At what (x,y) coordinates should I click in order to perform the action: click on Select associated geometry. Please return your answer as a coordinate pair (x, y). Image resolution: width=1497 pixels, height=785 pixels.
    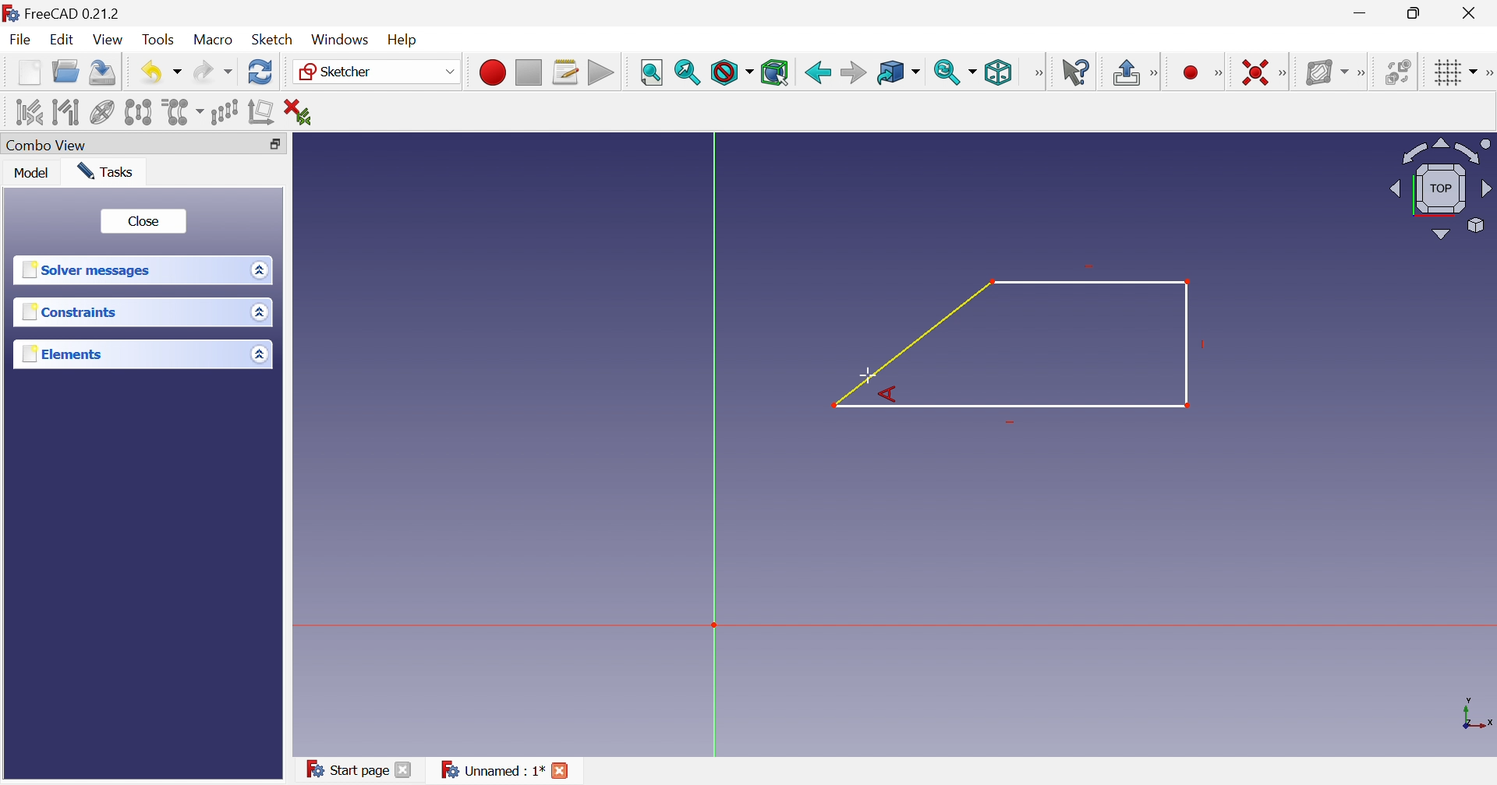
    Looking at the image, I should click on (65, 111).